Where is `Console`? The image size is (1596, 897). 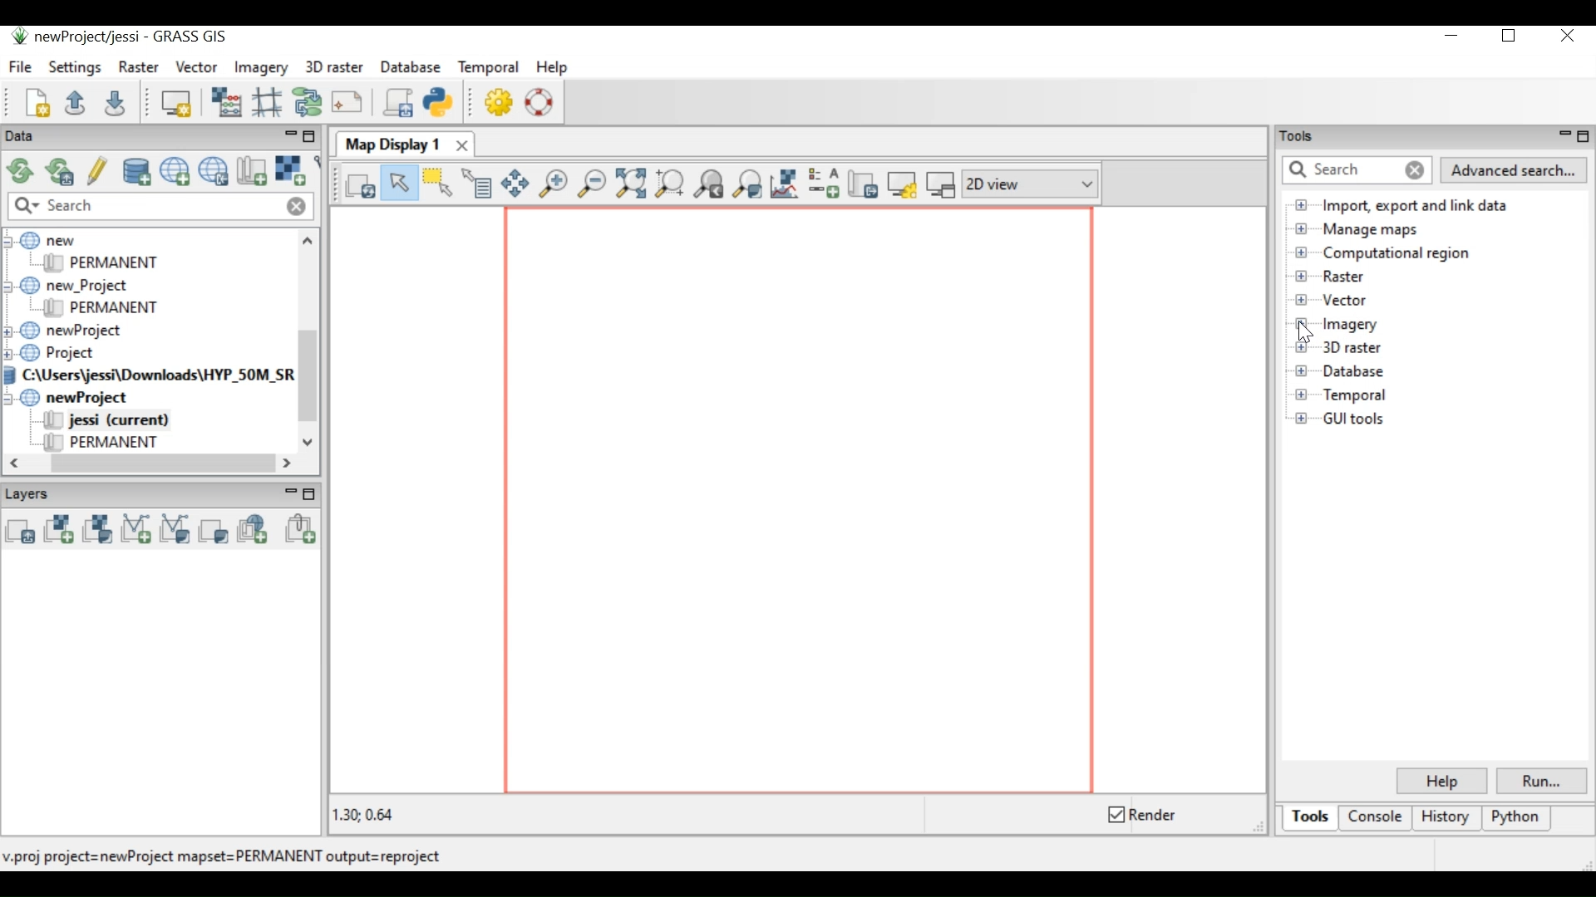
Console is located at coordinates (1372, 819).